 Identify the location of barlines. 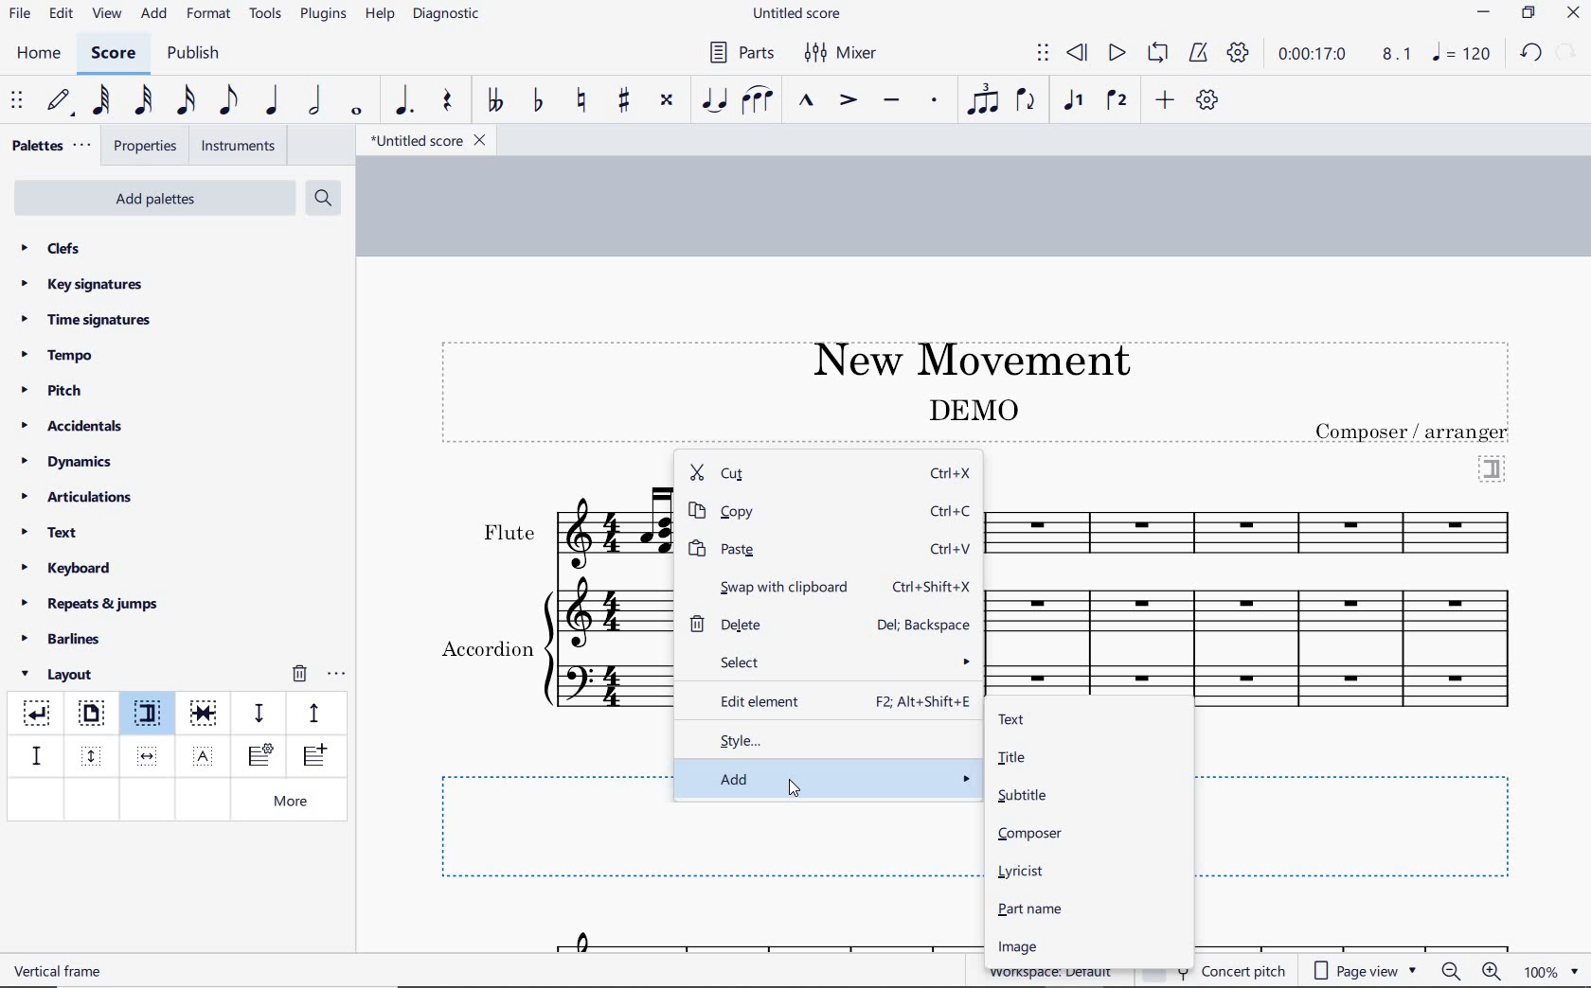
(67, 640).